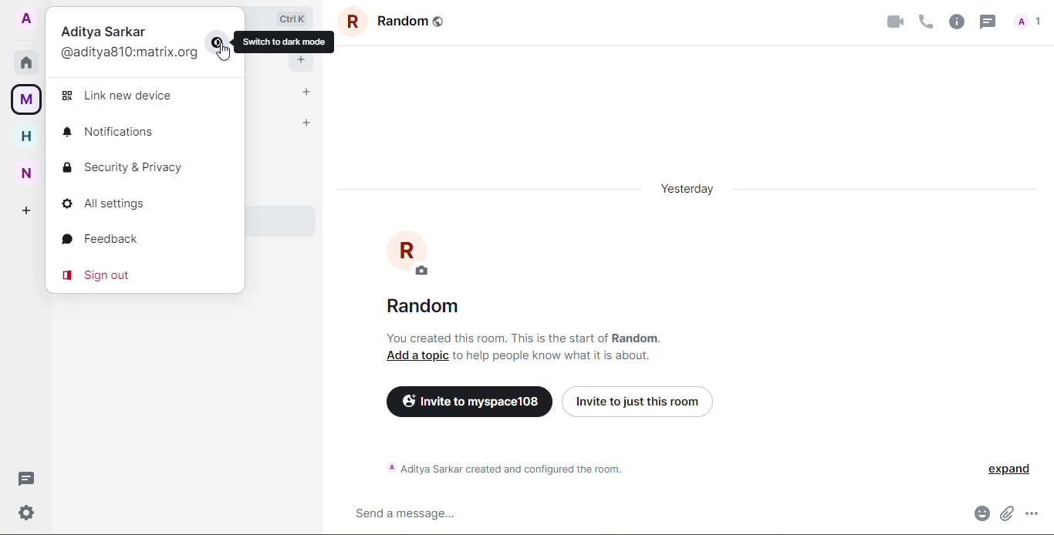 Image resolution: width=1054 pixels, height=535 pixels. I want to click on switch to dark mode, so click(218, 40).